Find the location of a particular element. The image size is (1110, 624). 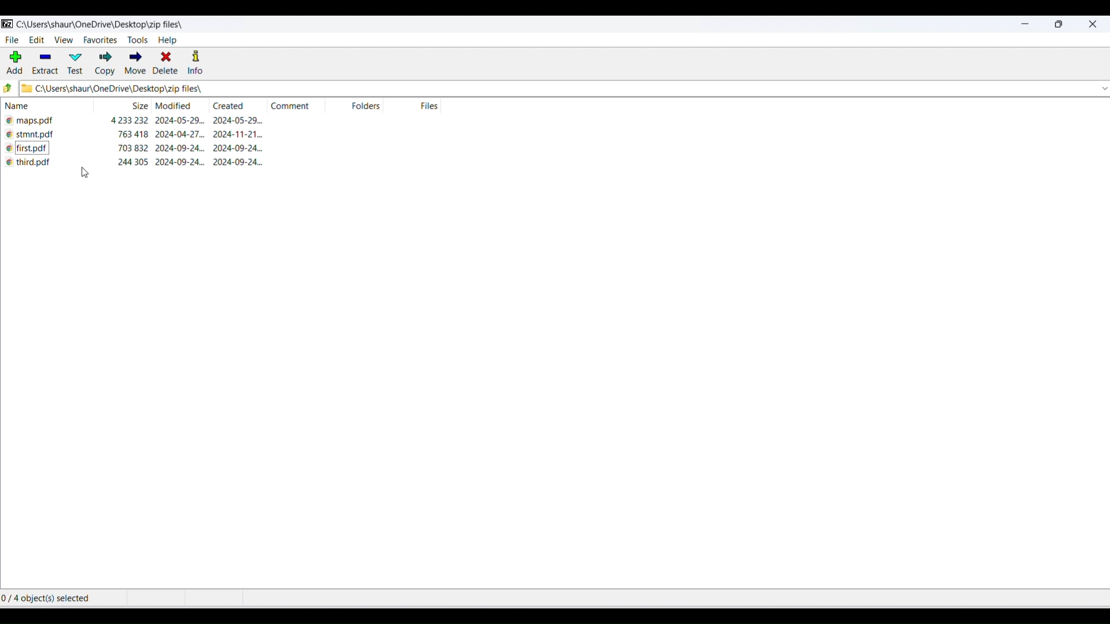

file name is located at coordinates (32, 148).